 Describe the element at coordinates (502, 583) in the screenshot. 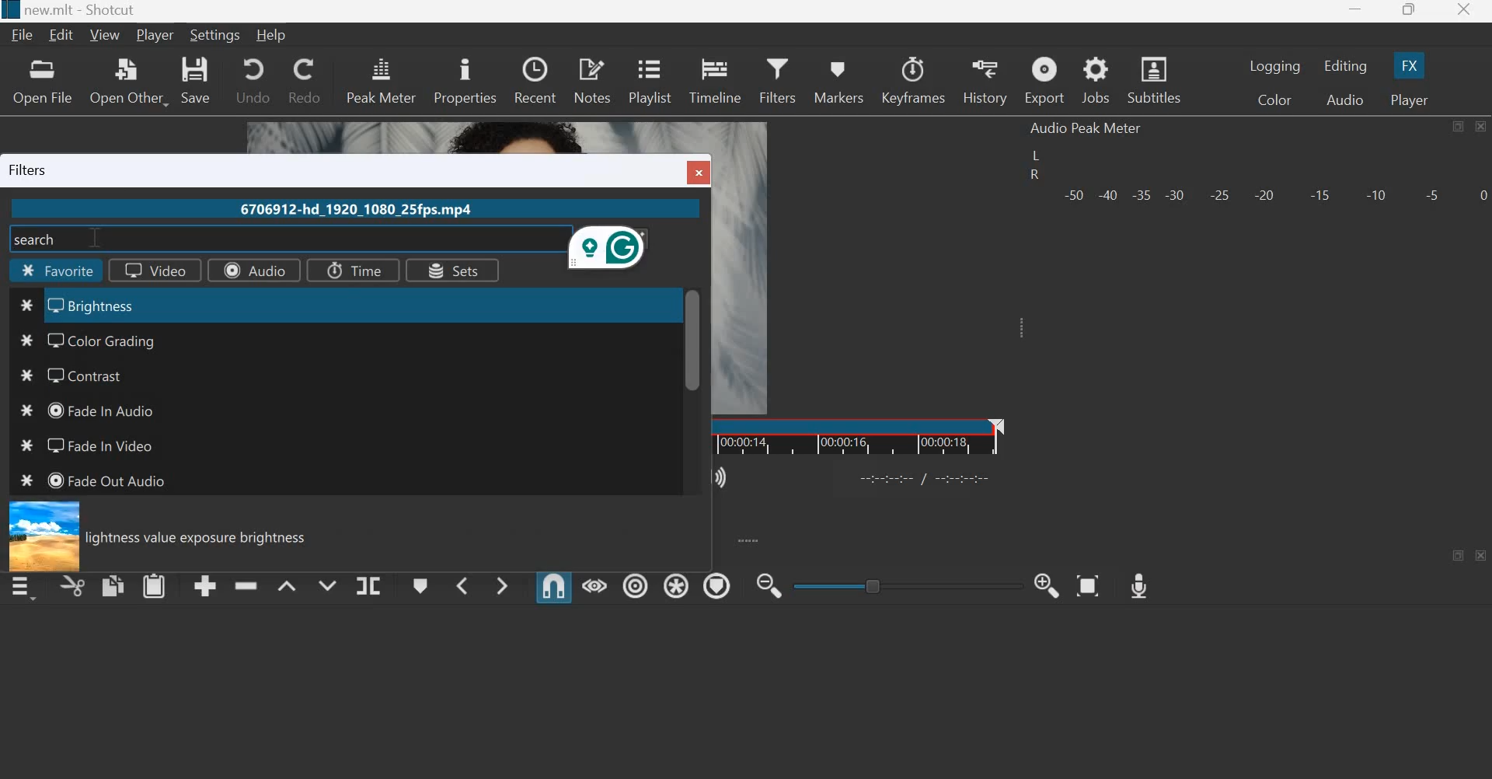

I see `Next Marker` at that location.